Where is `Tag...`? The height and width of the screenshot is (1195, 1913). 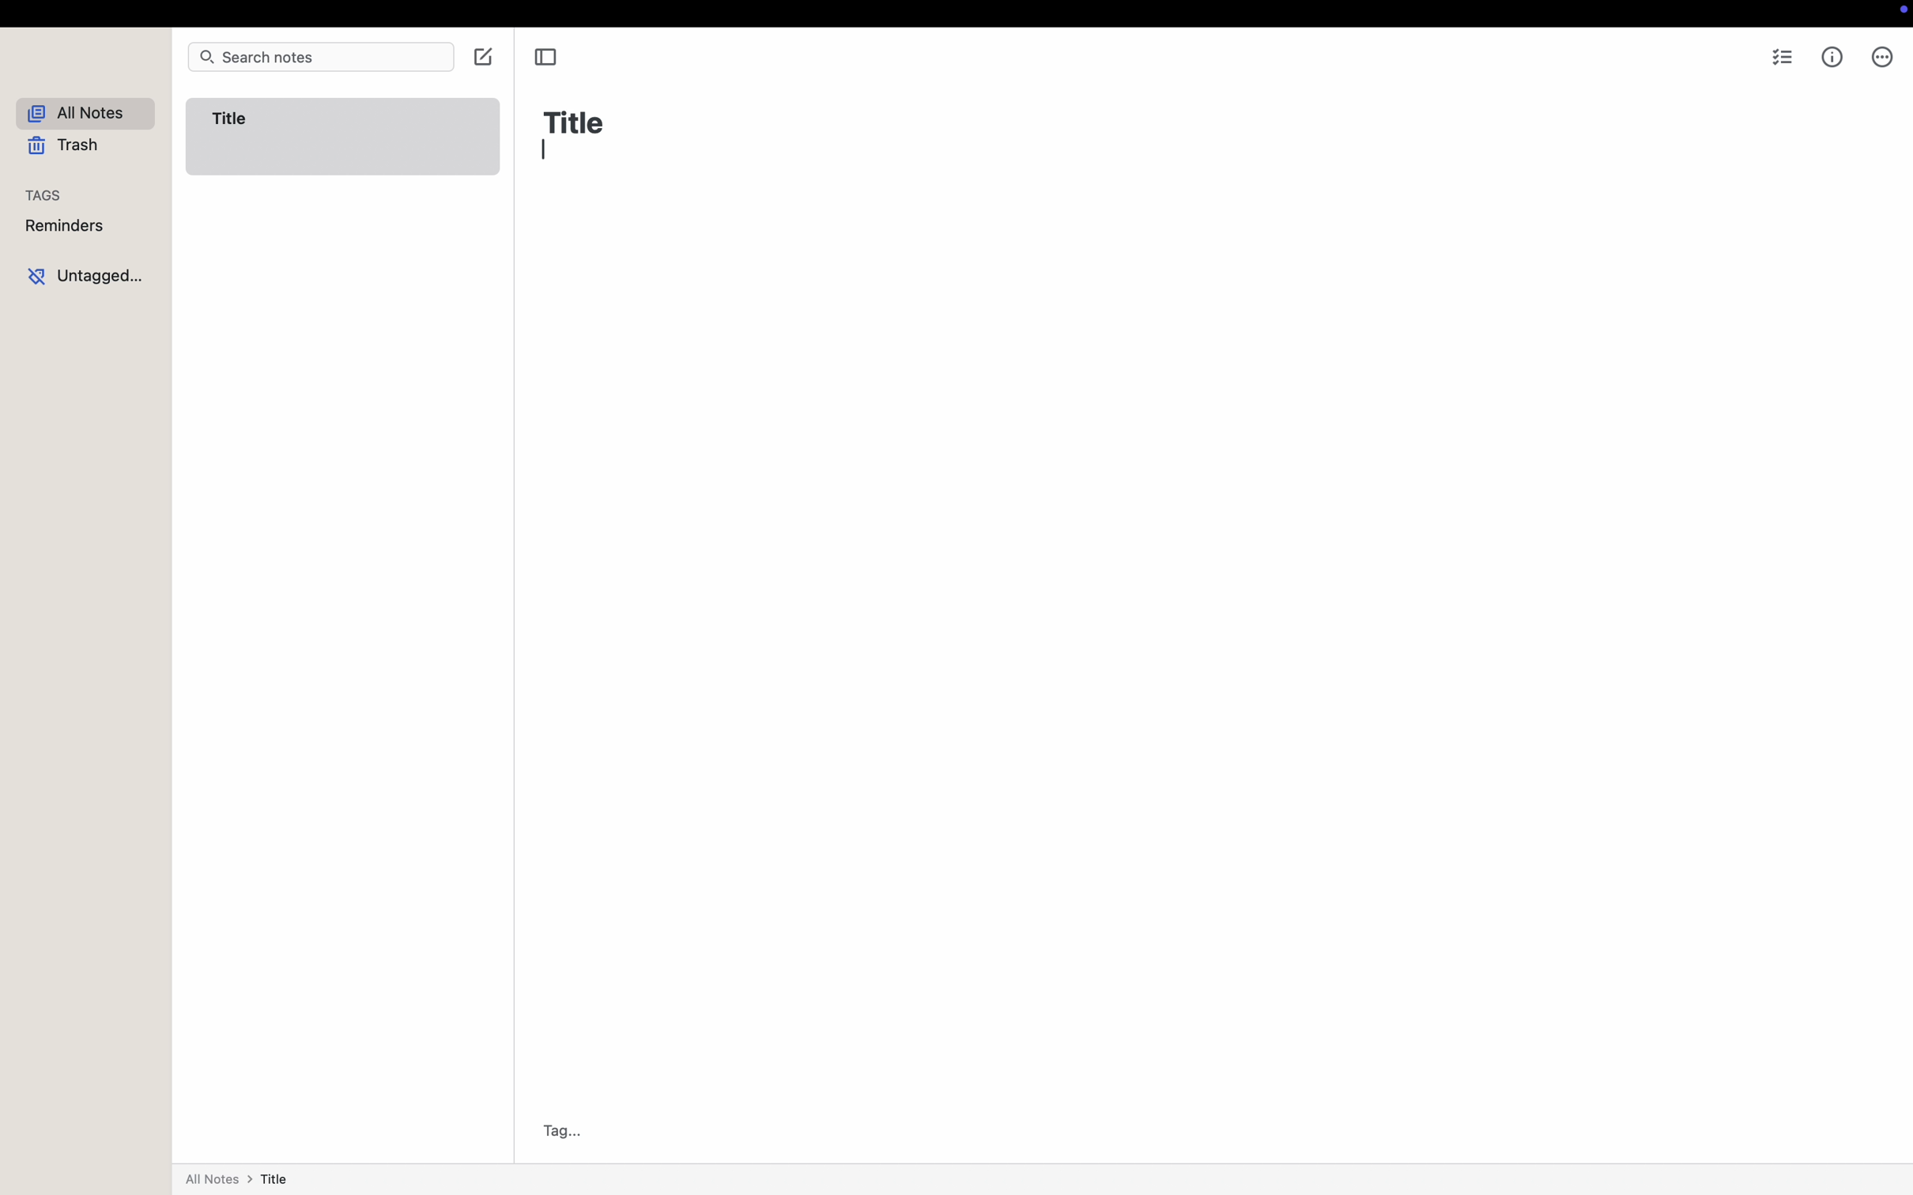
Tag... is located at coordinates (567, 1130).